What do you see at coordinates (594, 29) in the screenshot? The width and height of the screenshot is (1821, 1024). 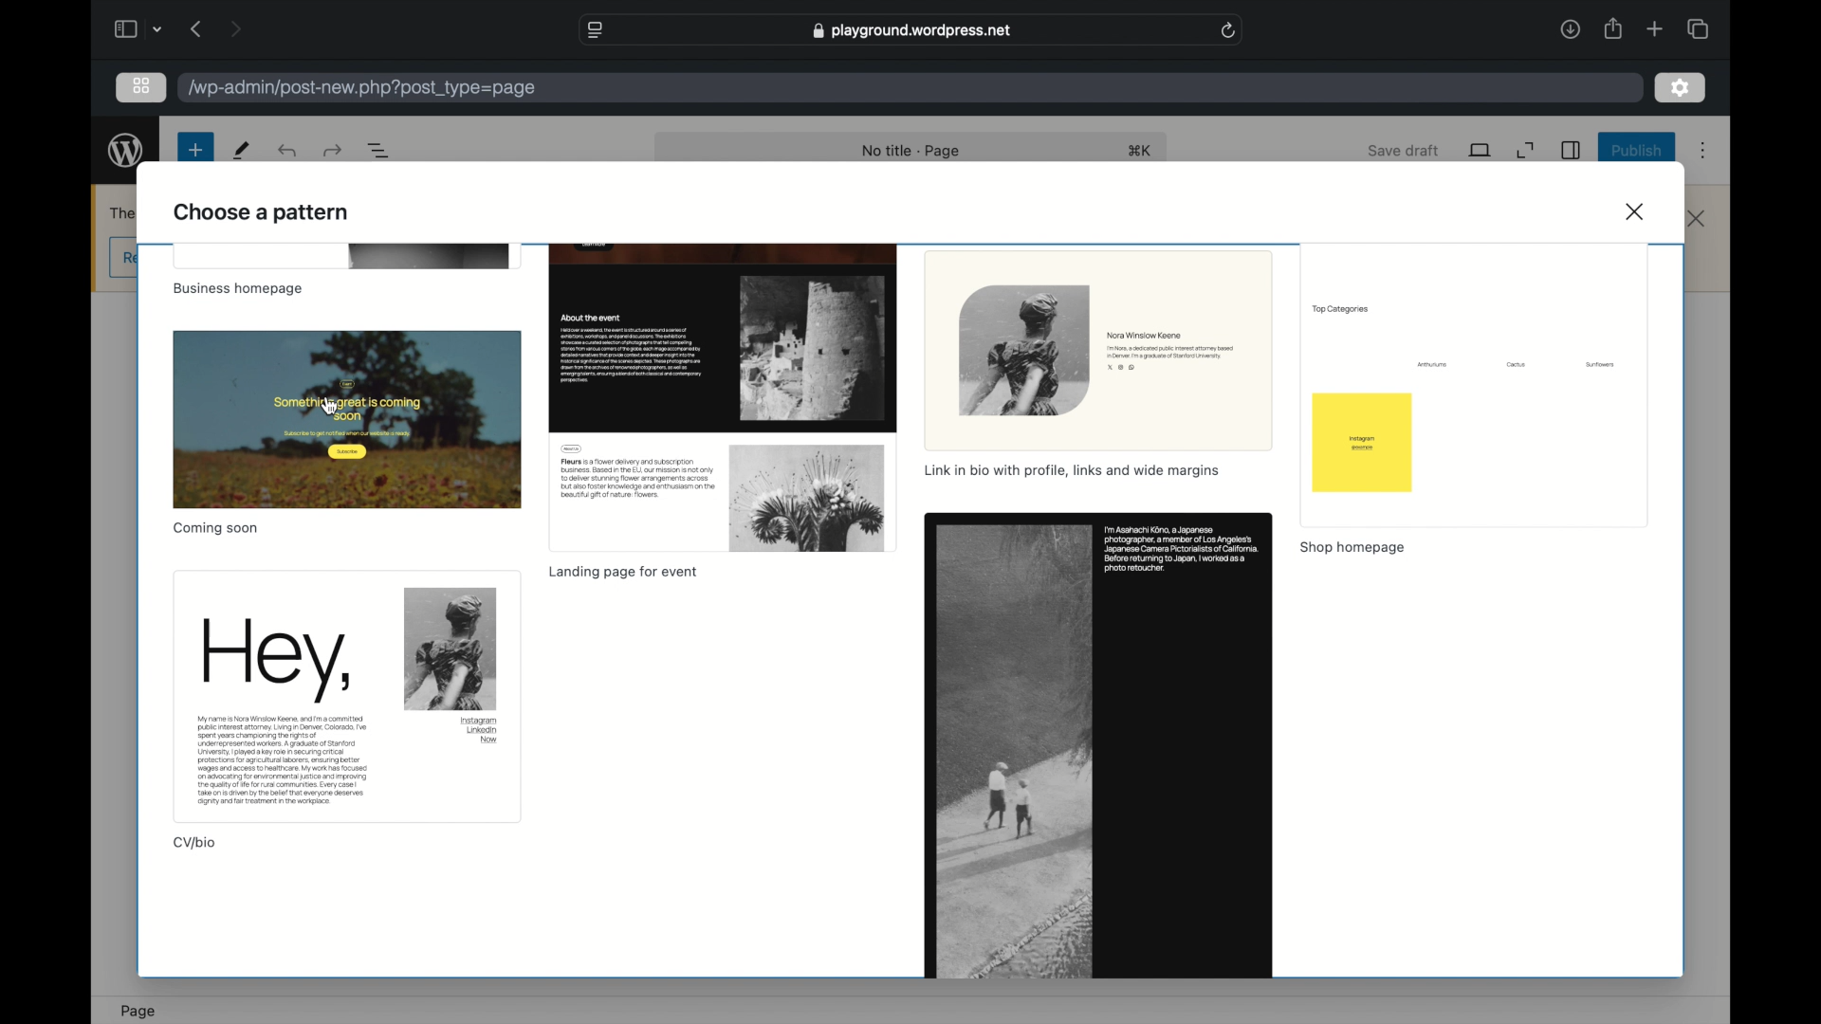 I see `website settings` at bounding box center [594, 29].